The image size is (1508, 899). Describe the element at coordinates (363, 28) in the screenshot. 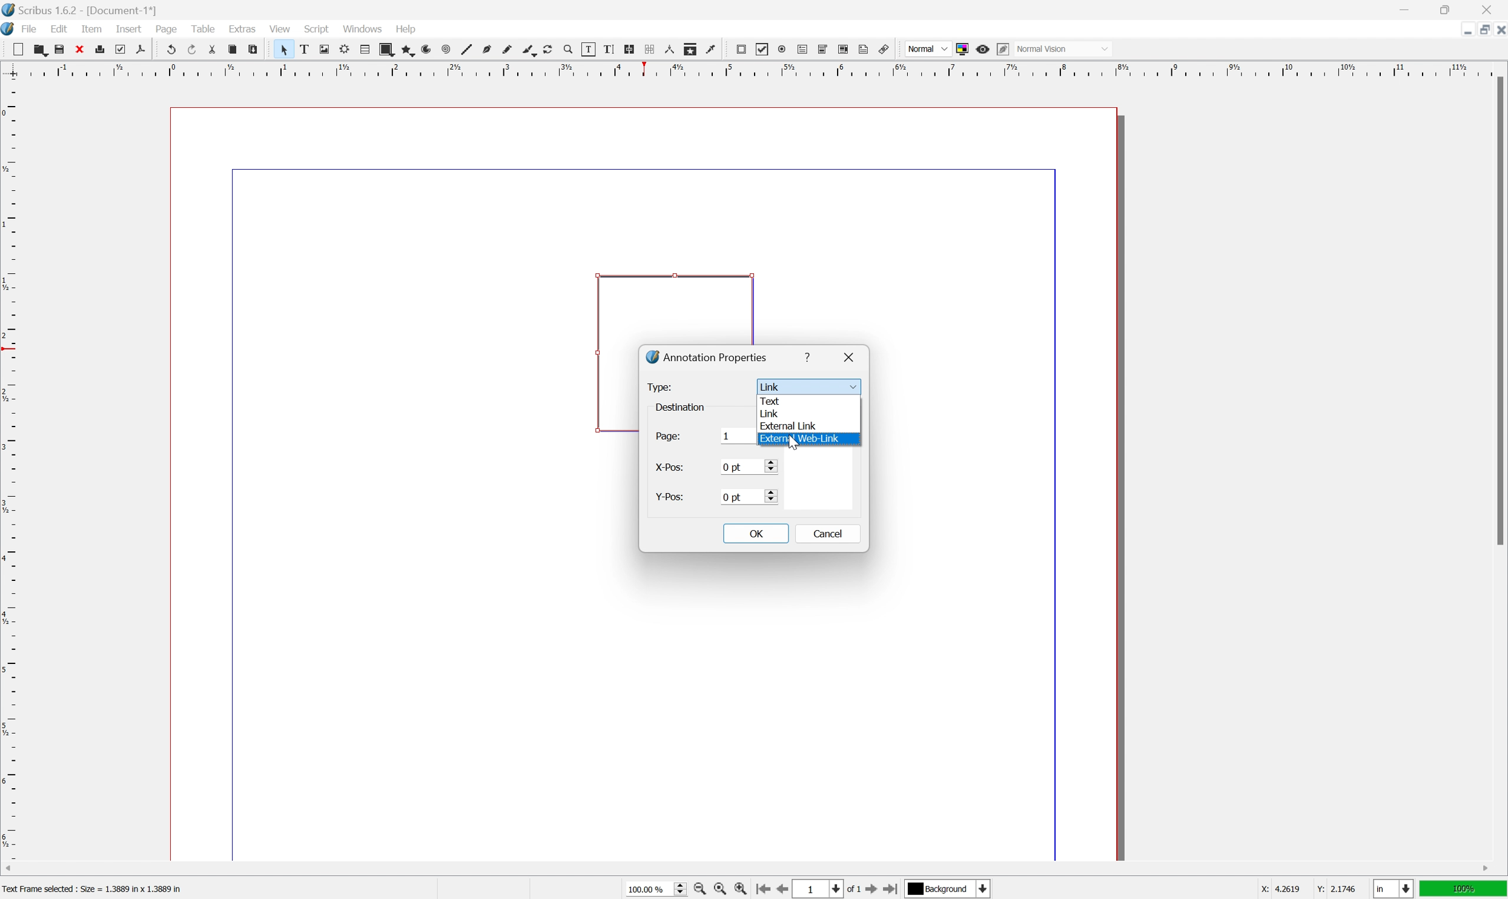

I see `windows` at that location.